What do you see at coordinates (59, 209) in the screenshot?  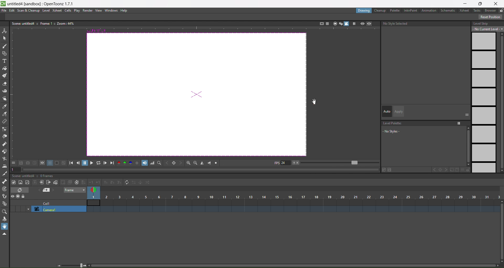 I see `camera1` at bounding box center [59, 209].